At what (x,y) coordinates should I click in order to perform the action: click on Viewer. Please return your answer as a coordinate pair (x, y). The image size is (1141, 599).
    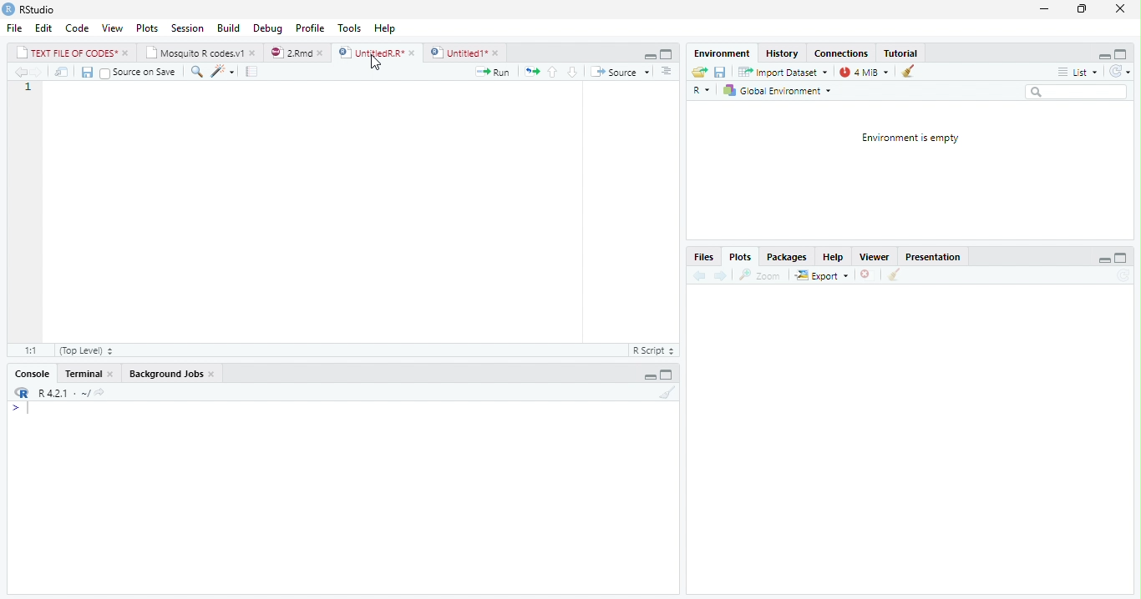
    Looking at the image, I should click on (875, 257).